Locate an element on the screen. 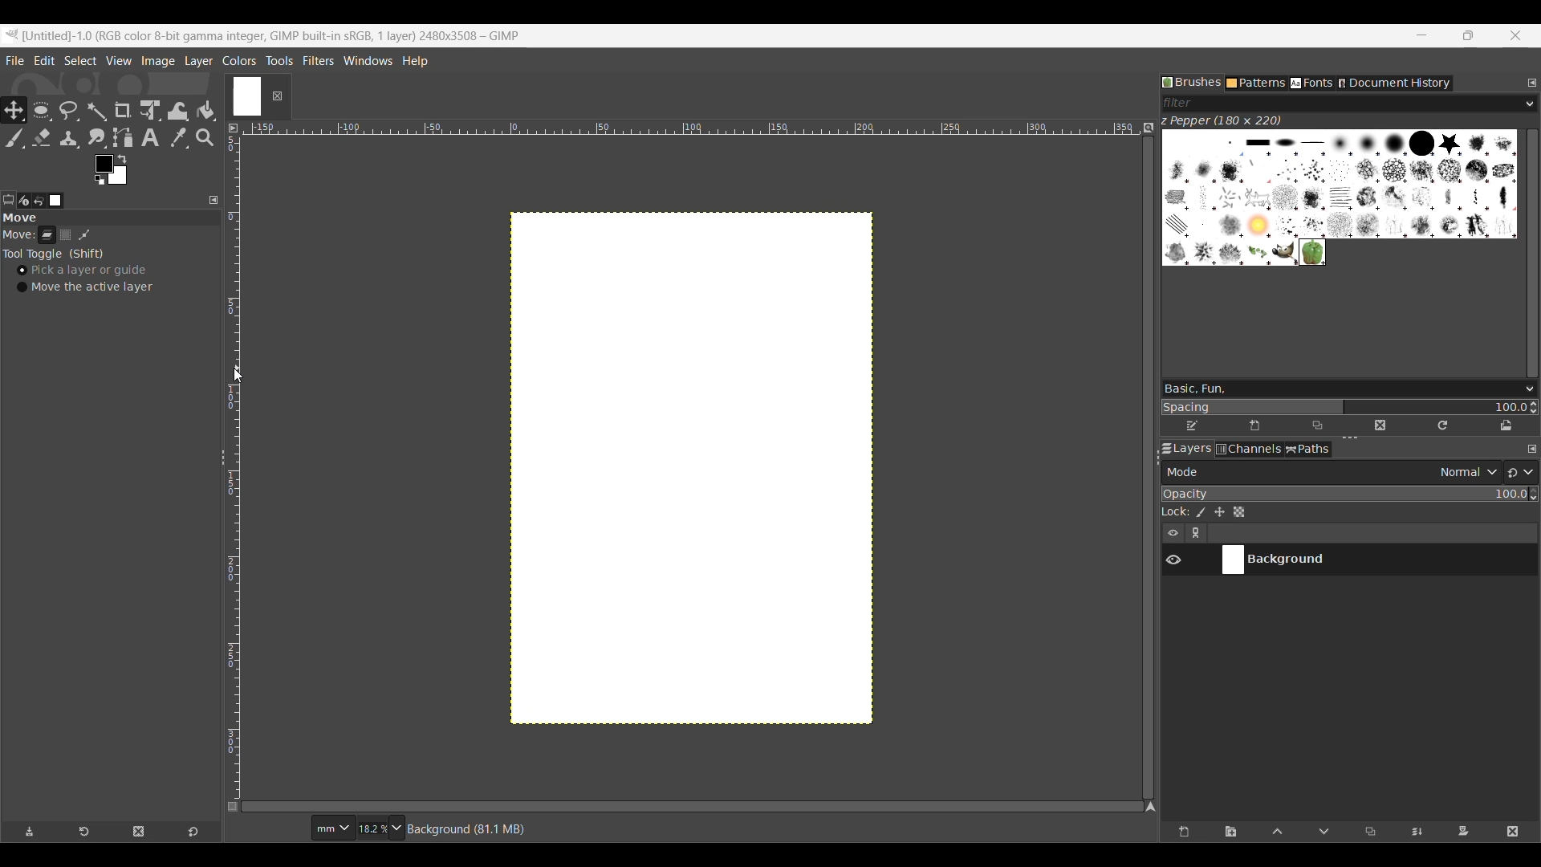  Merge layer with first visible layer below it is located at coordinates (1416, 832).